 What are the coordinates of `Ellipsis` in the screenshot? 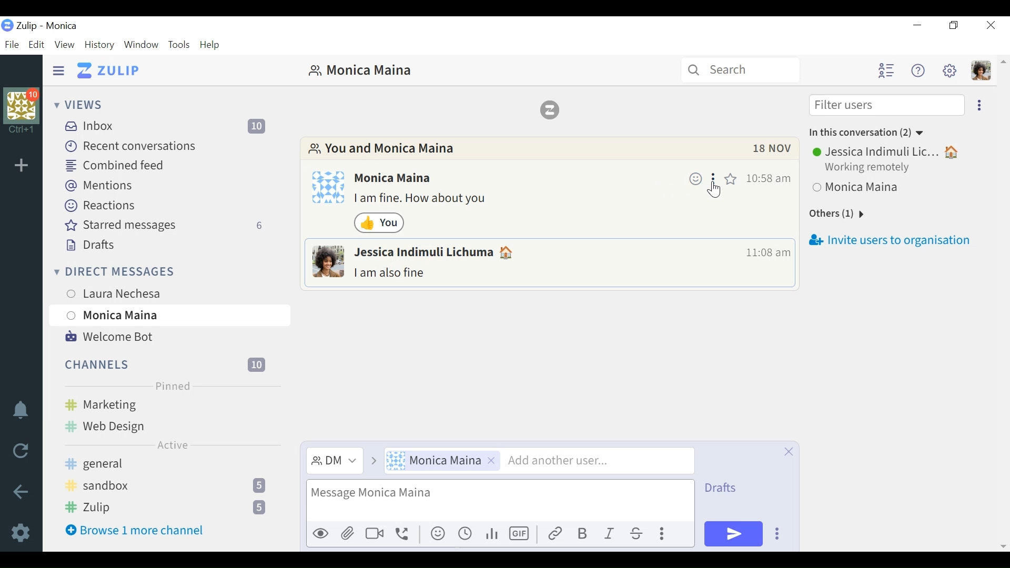 It's located at (782, 534).